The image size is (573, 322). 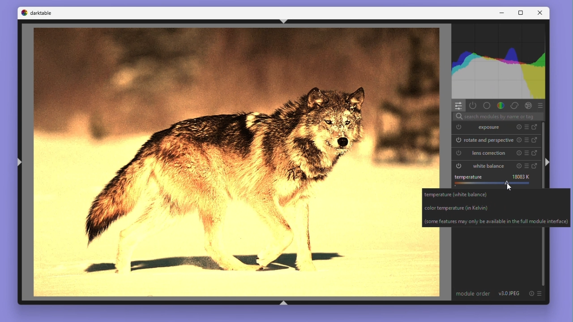 I want to click on Module order, so click(x=473, y=294).